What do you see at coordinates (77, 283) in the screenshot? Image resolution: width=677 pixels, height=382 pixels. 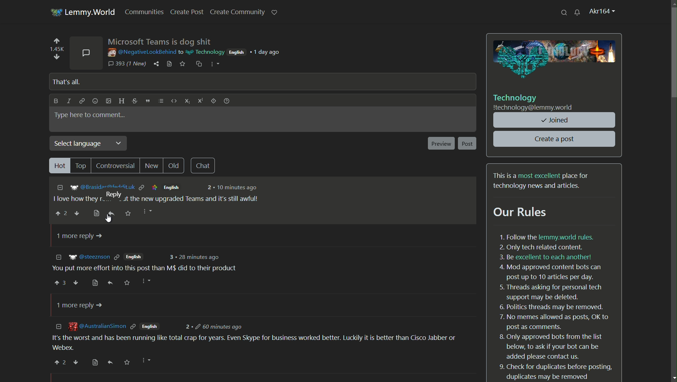 I see `downvote` at bounding box center [77, 283].